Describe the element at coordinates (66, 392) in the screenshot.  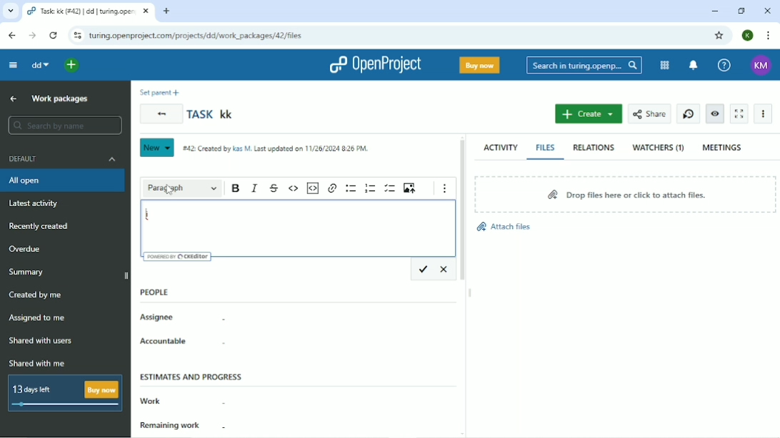
I see `13 days left Buy now` at that location.